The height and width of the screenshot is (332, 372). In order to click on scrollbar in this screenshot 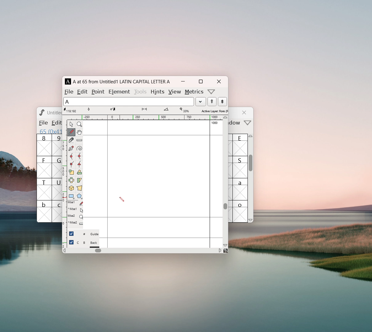, I will do `click(225, 206)`.